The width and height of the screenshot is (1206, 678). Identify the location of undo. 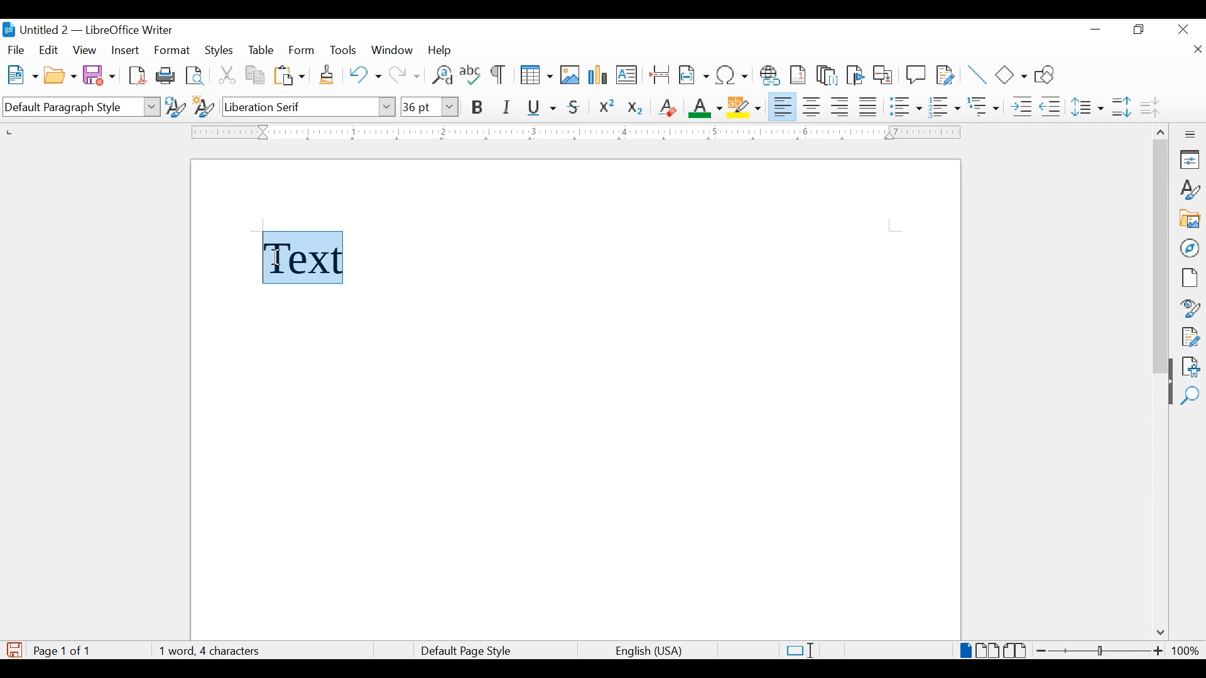
(365, 75).